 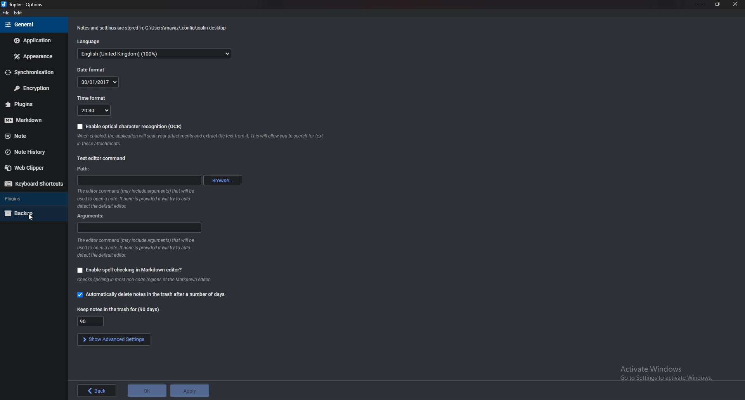 I want to click on 30/01/2017, so click(x=100, y=82).